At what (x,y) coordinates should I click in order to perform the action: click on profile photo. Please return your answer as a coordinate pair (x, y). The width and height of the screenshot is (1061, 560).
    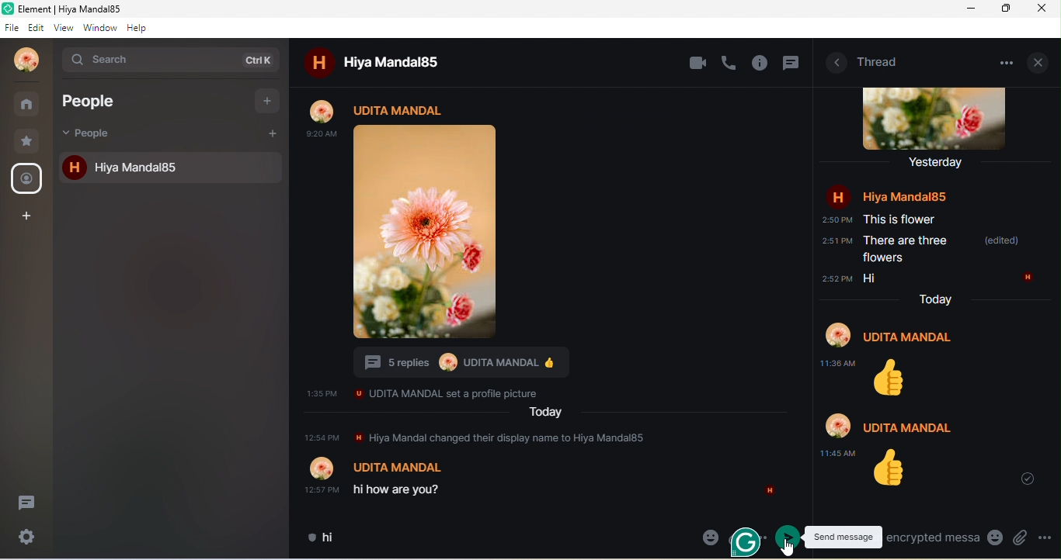
    Looking at the image, I should click on (427, 233).